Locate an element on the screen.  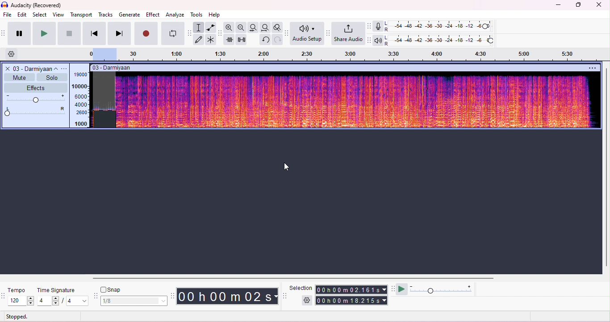
selection is located at coordinates (200, 28).